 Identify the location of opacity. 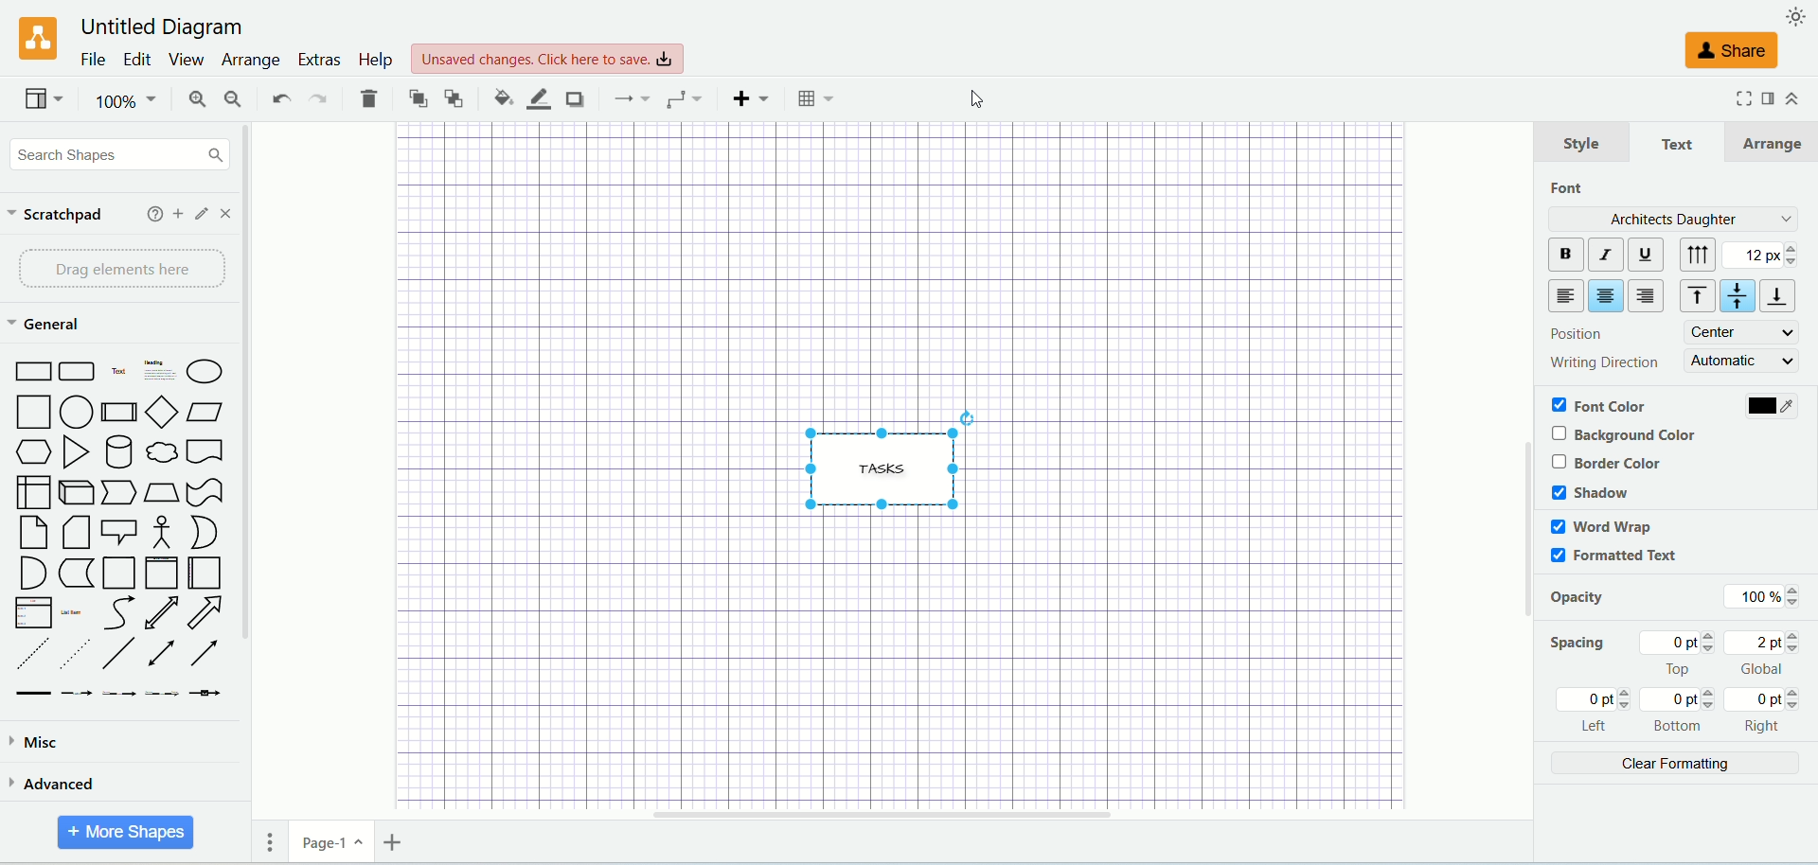
(1582, 600).